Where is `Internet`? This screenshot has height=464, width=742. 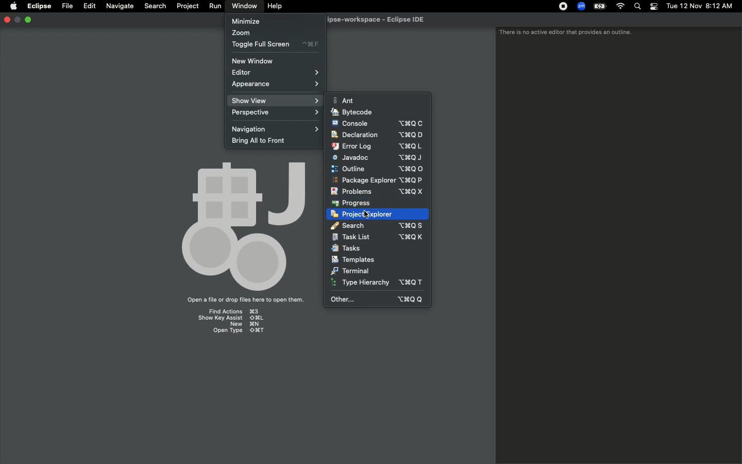 Internet is located at coordinates (619, 7).